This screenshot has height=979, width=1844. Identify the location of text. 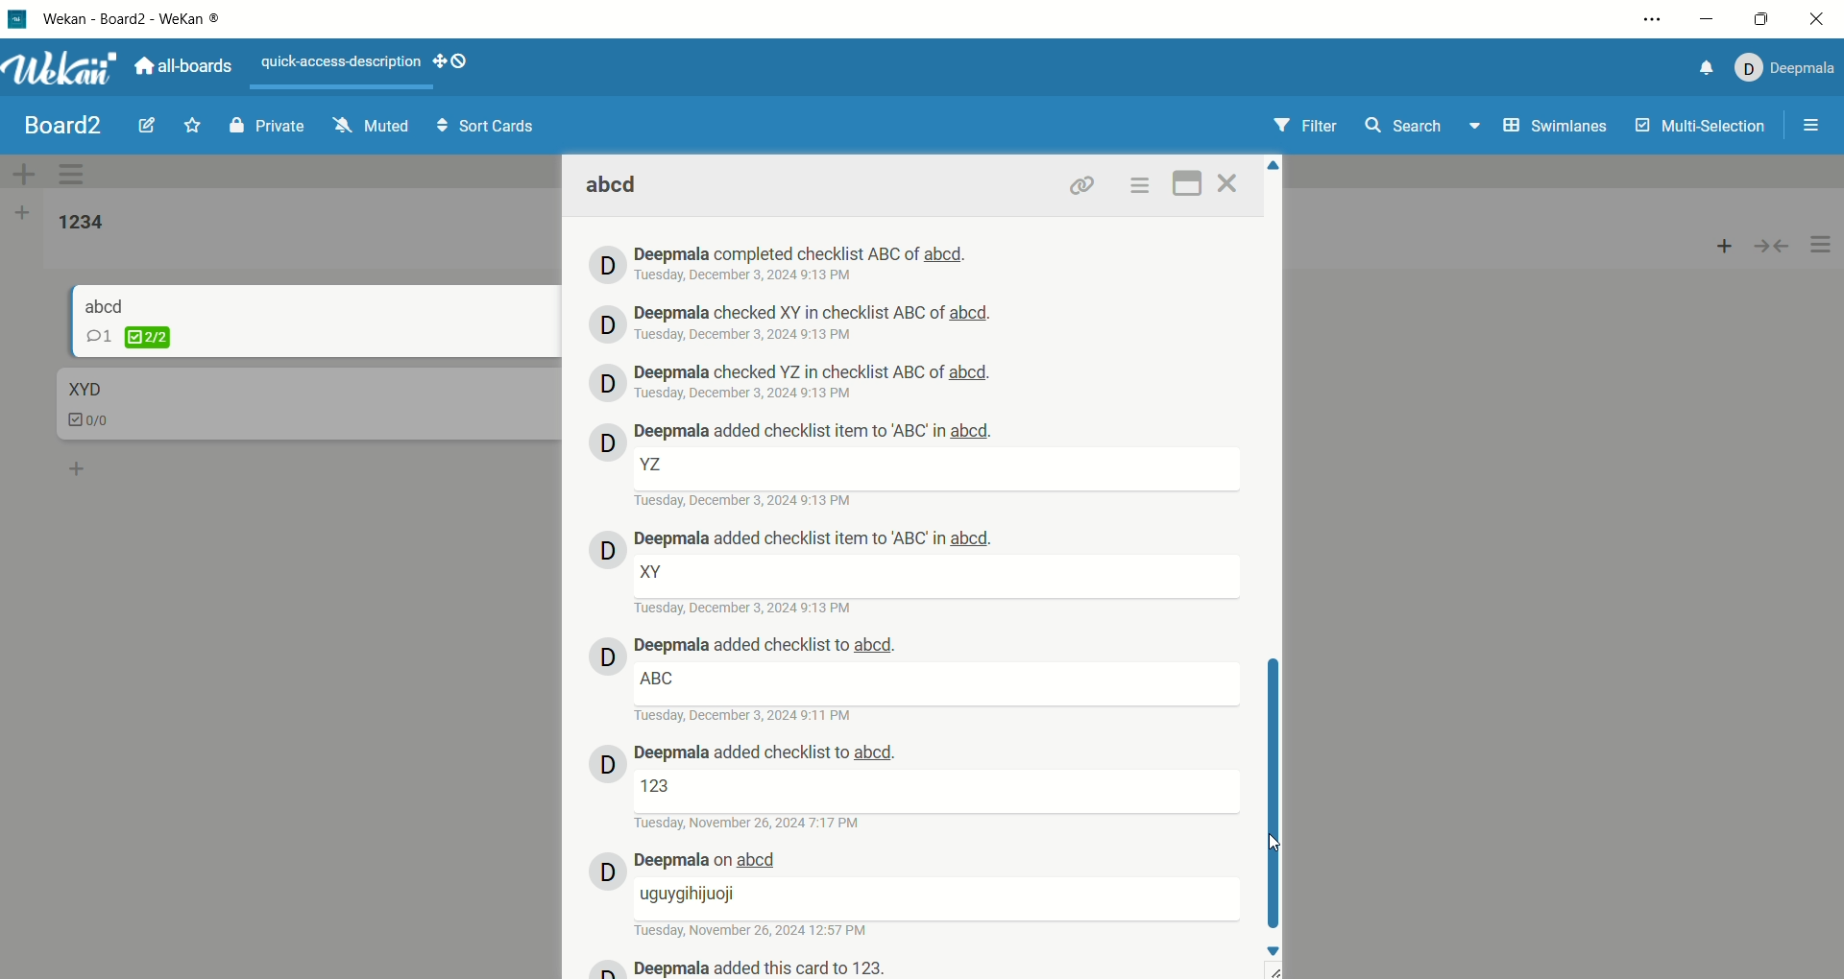
(653, 466).